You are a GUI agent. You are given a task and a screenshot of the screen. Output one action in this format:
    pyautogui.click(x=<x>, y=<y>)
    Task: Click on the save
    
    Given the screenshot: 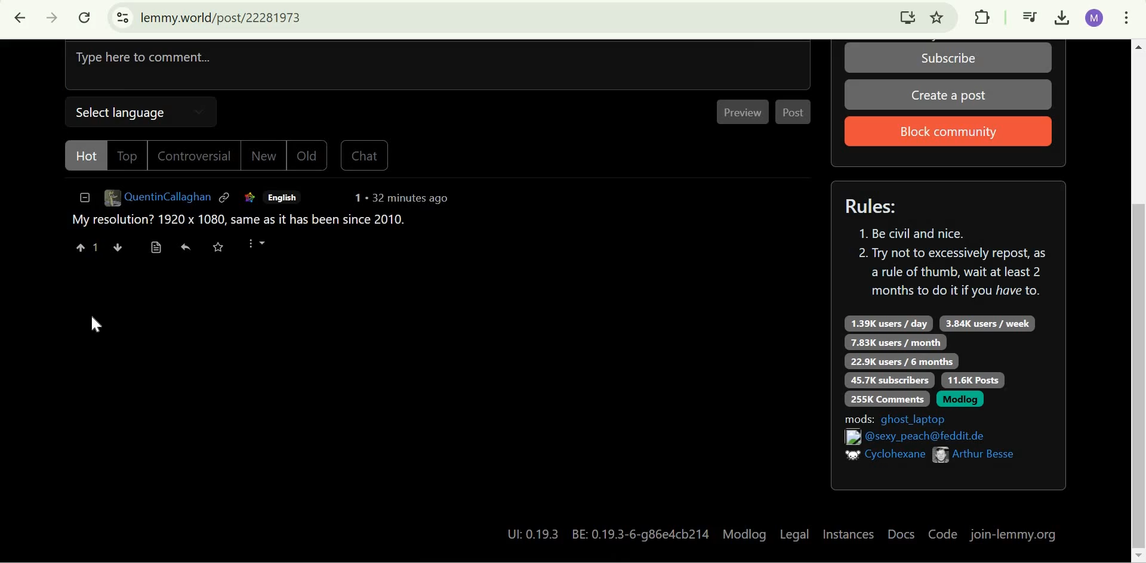 What is the action you would take?
    pyautogui.click(x=221, y=251)
    